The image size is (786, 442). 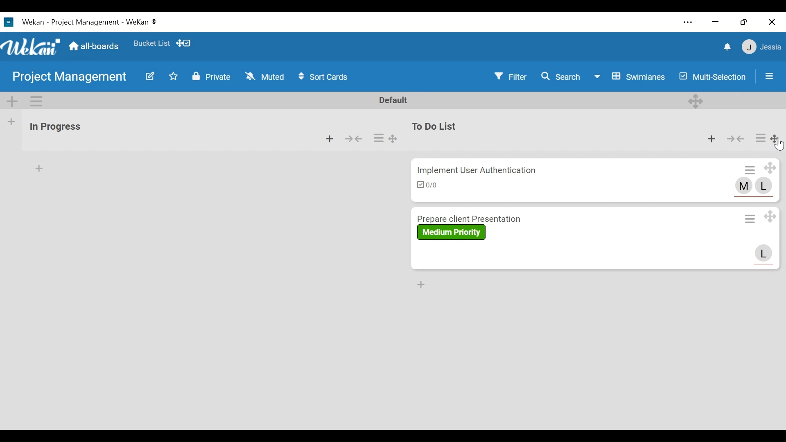 I want to click on Add card to the top of the list, so click(x=40, y=169).